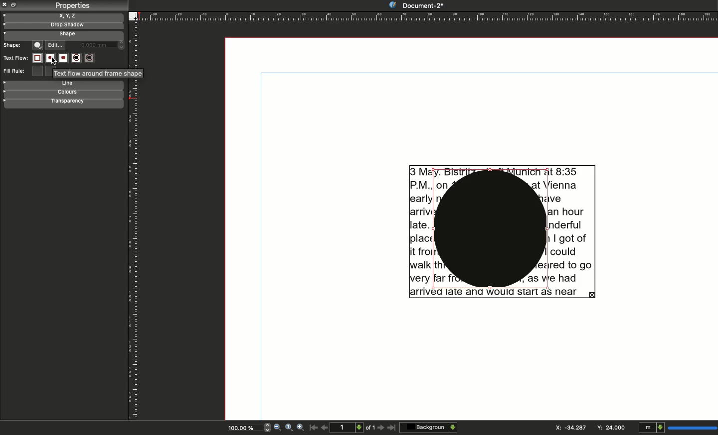  Describe the element at coordinates (15, 58) in the screenshot. I see `Text flow` at that location.